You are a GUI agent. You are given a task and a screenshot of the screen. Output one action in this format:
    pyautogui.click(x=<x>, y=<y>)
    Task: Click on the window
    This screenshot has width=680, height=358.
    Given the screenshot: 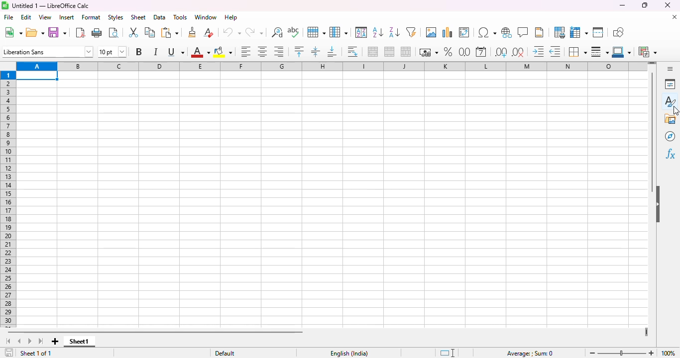 What is the action you would take?
    pyautogui.click(x=206, y=17)
    